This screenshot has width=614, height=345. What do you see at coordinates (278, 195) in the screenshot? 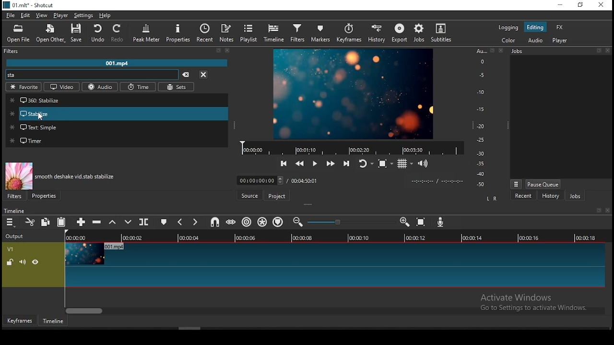
I see `project` at bounding box center [278, 195].